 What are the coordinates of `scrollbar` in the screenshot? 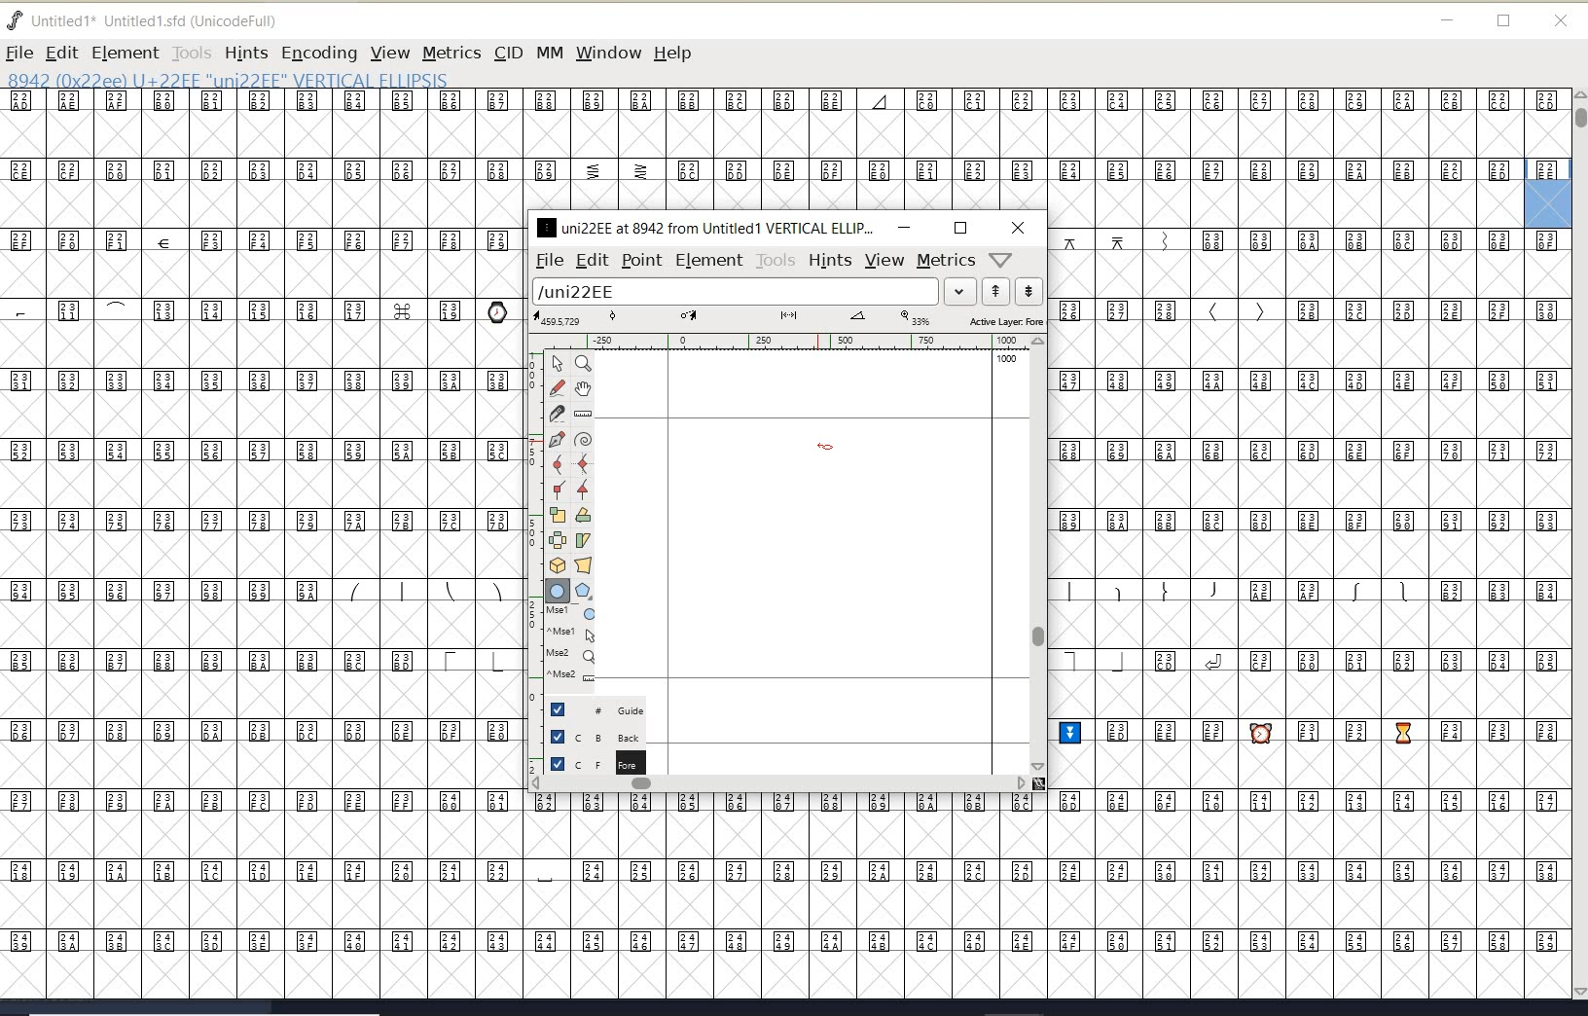 It's located at (778, 785).